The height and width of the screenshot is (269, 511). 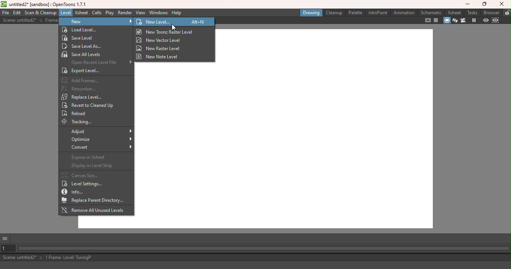 What do you see at coordinates (141, 13) in the screenshot?
I see `View` at bounding box center [141, 13].